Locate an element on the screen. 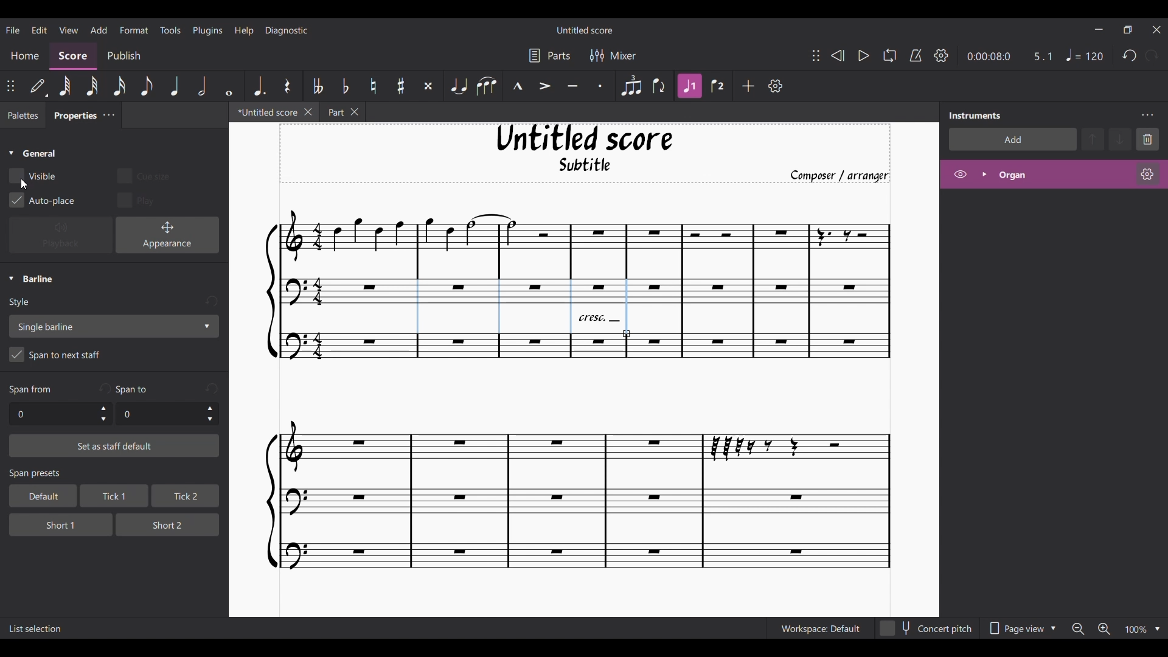  Hide Organ is located at coordinates (961, 174).